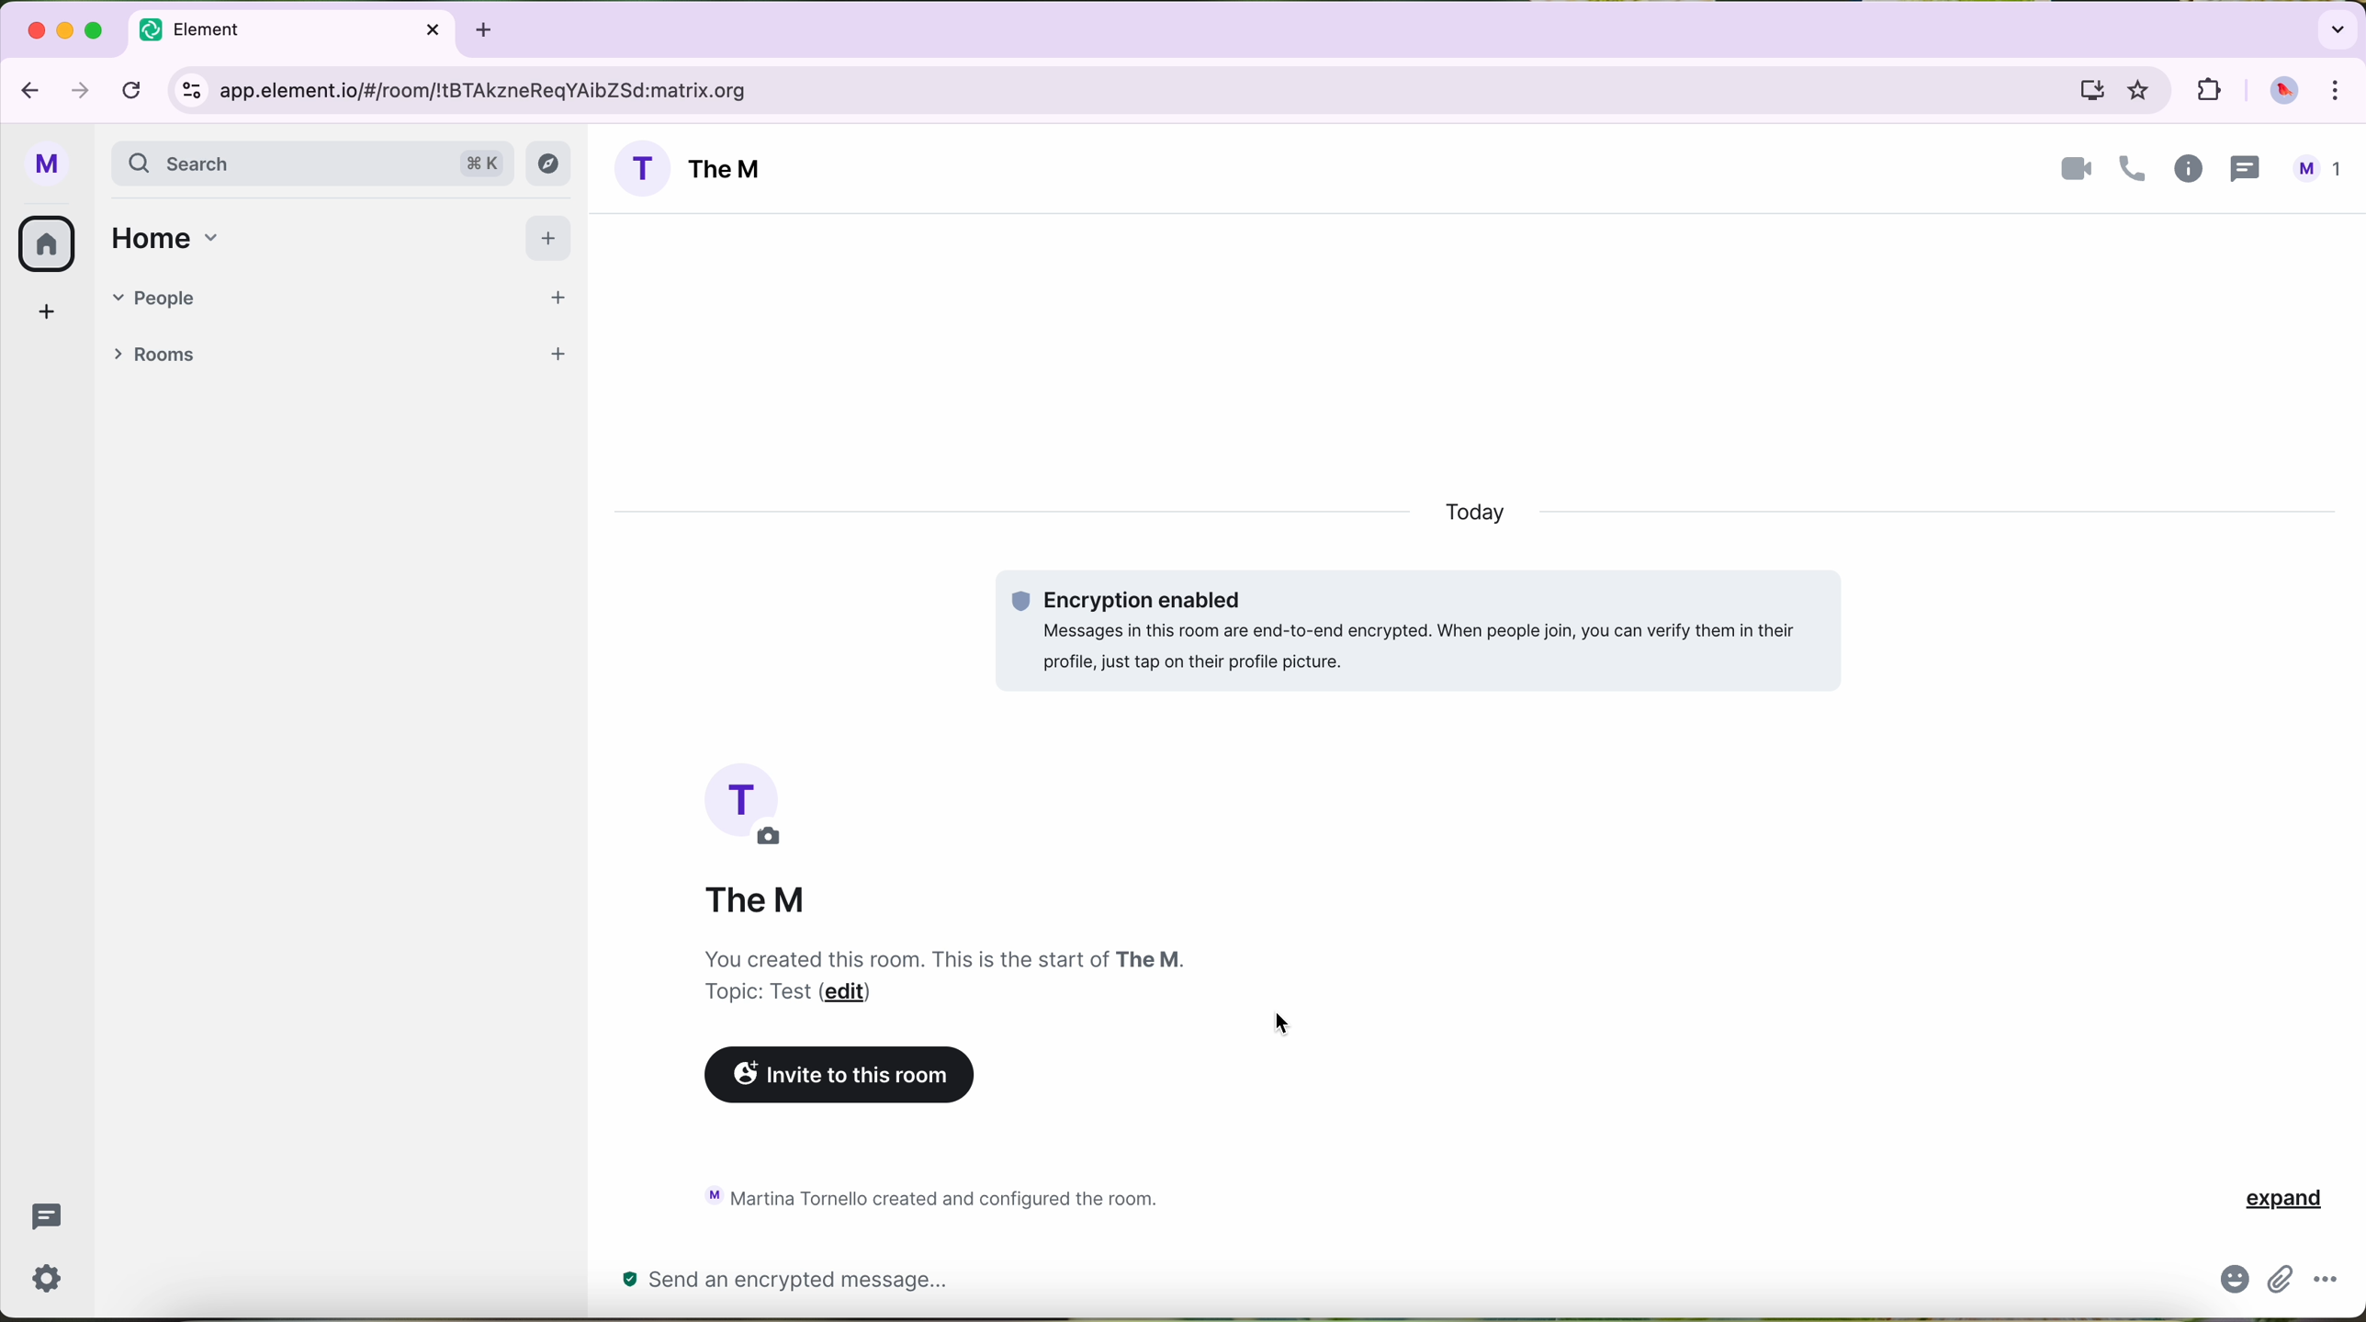 This screenshot has height=1322, width=2366. What do you see at coordinates (551, 239) in the screenshot?
I see `add` at bounding box center [551, 239].